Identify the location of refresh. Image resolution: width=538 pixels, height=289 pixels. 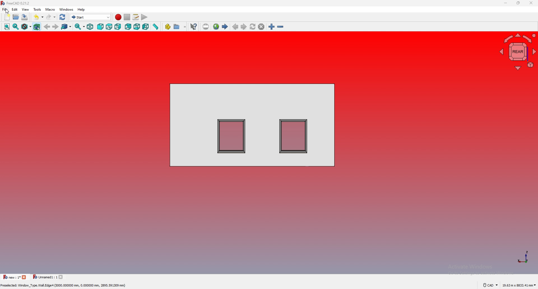
(63, 17).